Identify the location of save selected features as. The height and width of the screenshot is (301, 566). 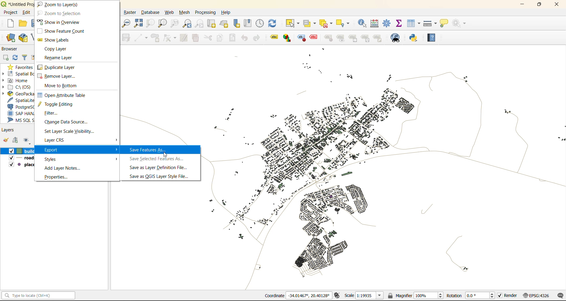
(156, 158).